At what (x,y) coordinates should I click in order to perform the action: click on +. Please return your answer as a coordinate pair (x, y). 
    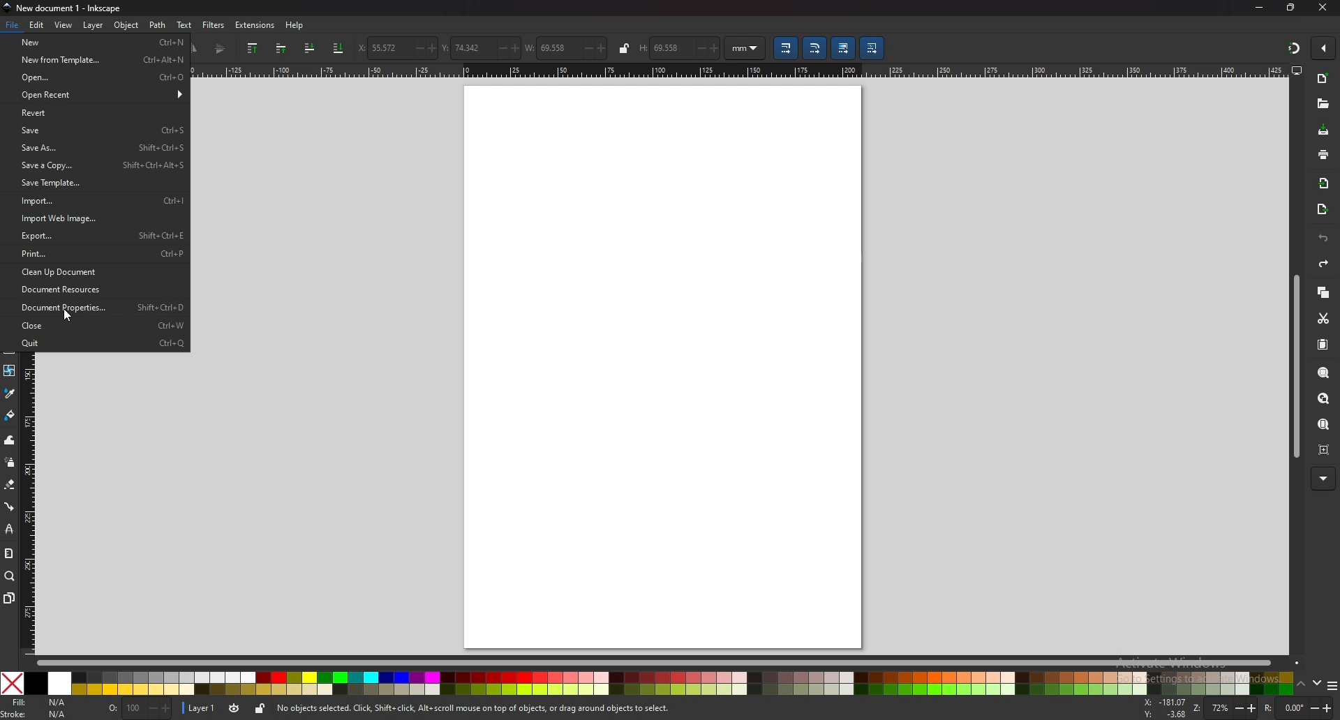
    Looking at the image, I should click on (431, 49).